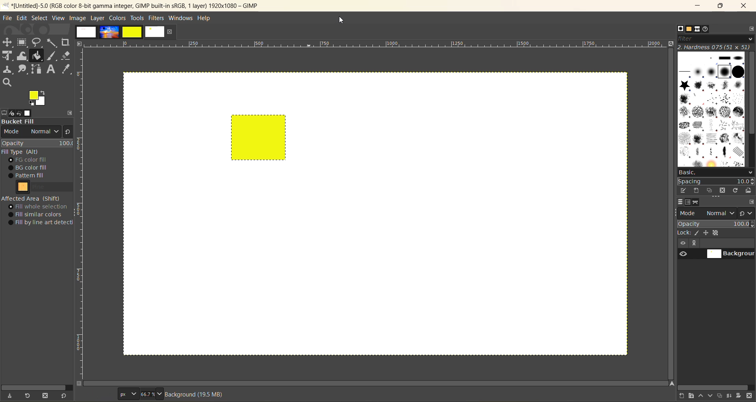 This screenshot has width=756, height=402. I want to click on document history, so click(706, 30).